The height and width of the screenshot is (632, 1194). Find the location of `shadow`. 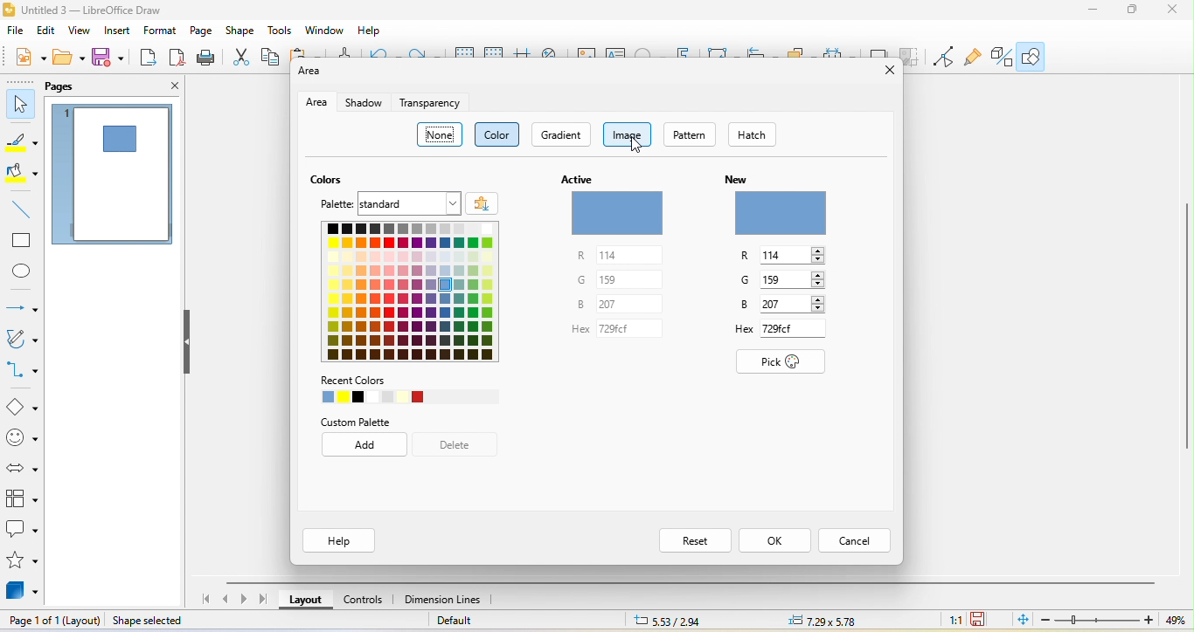

shadow is located at coordinates (362, 103).